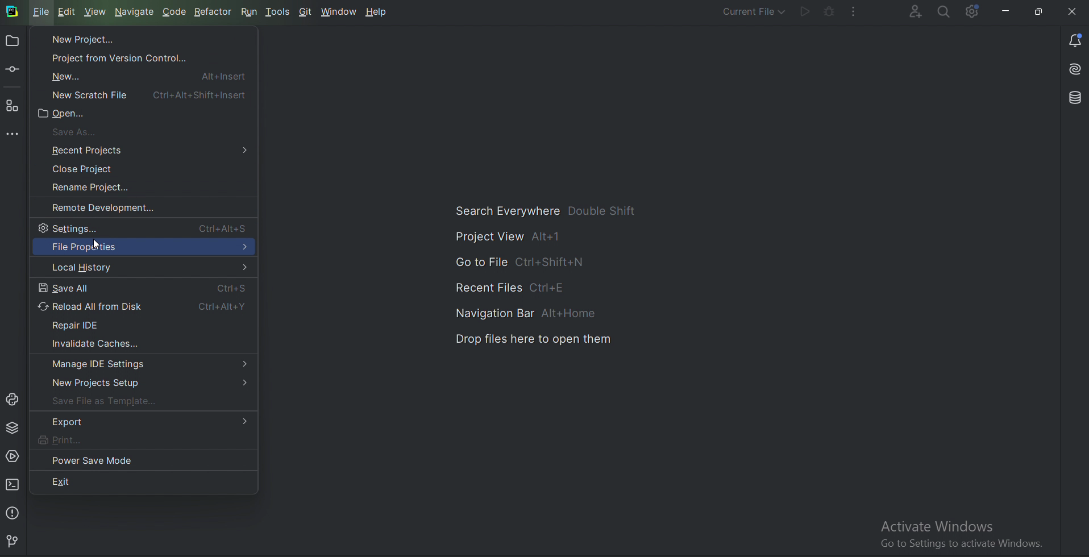  I want to click on View, so click(95, 12).